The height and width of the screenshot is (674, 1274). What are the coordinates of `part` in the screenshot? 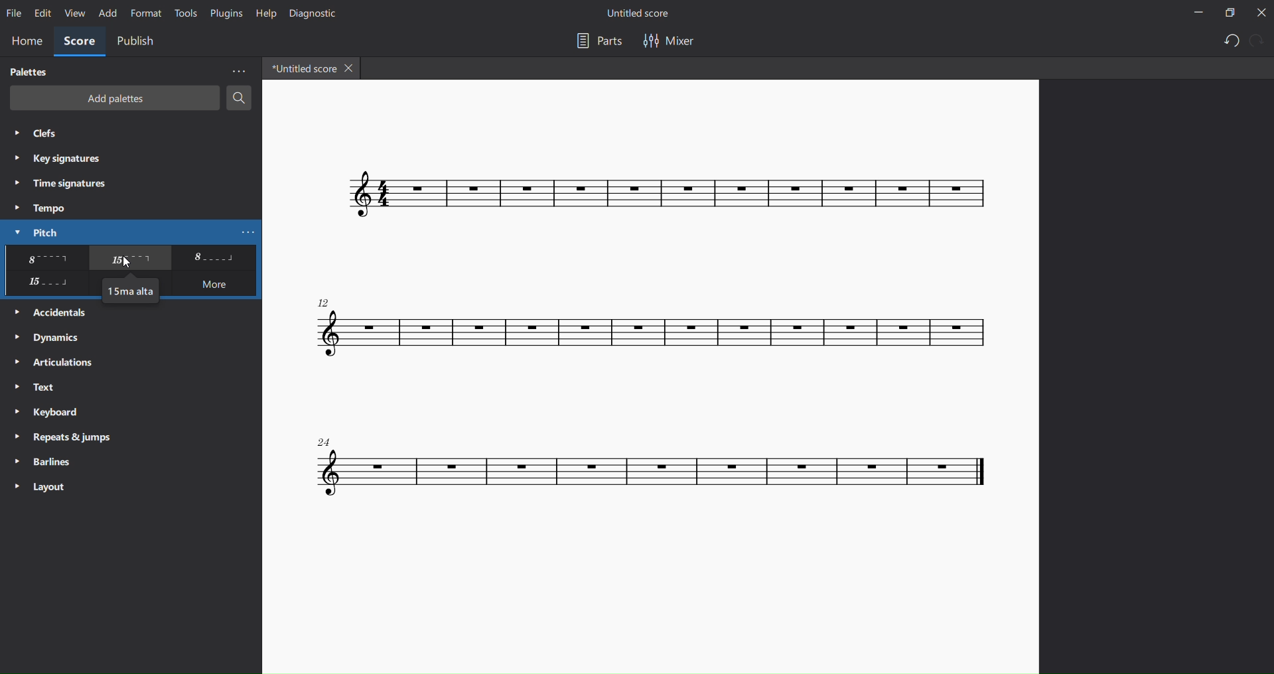 It's located at (598, 44).